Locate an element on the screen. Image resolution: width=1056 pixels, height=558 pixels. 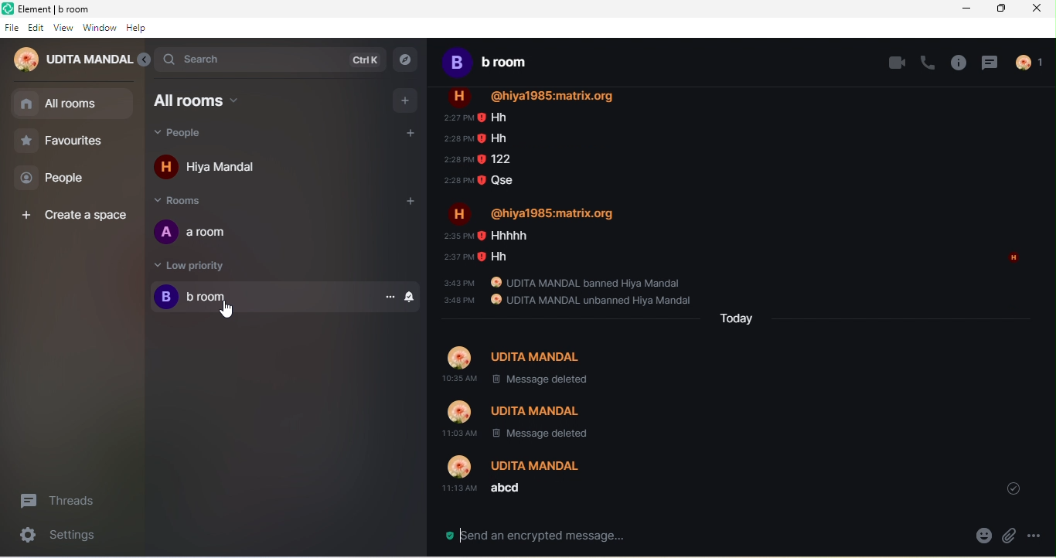
explore is located at coordinates (410, 61).